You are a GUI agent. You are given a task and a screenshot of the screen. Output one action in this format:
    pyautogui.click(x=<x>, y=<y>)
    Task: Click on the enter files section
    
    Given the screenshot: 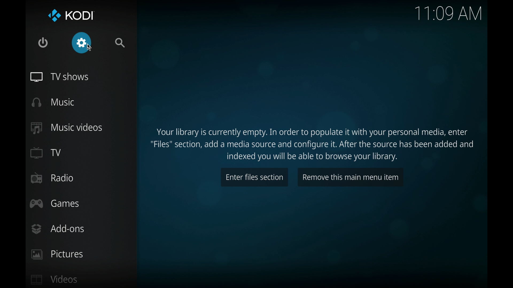 What is the action you would take?
    pyautogui.click(x=254, y=177)
    